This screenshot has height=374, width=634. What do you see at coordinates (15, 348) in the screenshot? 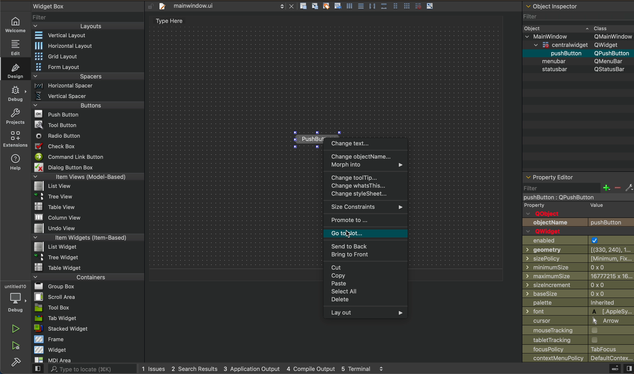
I see `run and debug` at bounding box center [15, 348].